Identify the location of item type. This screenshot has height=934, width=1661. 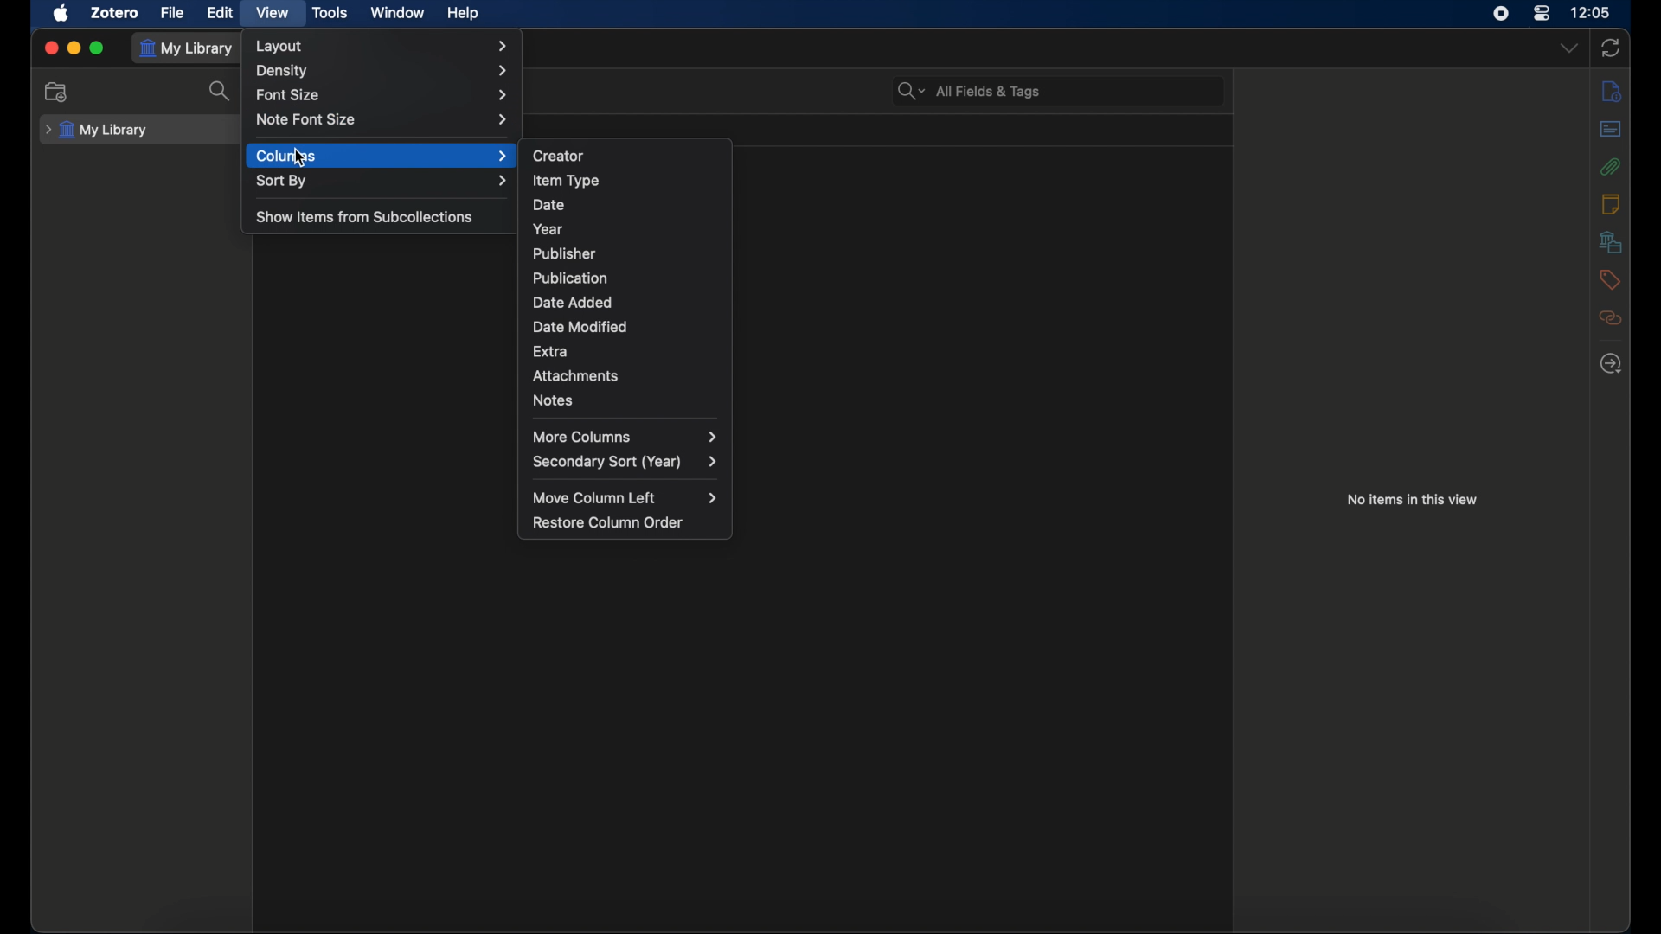
(566, 180).